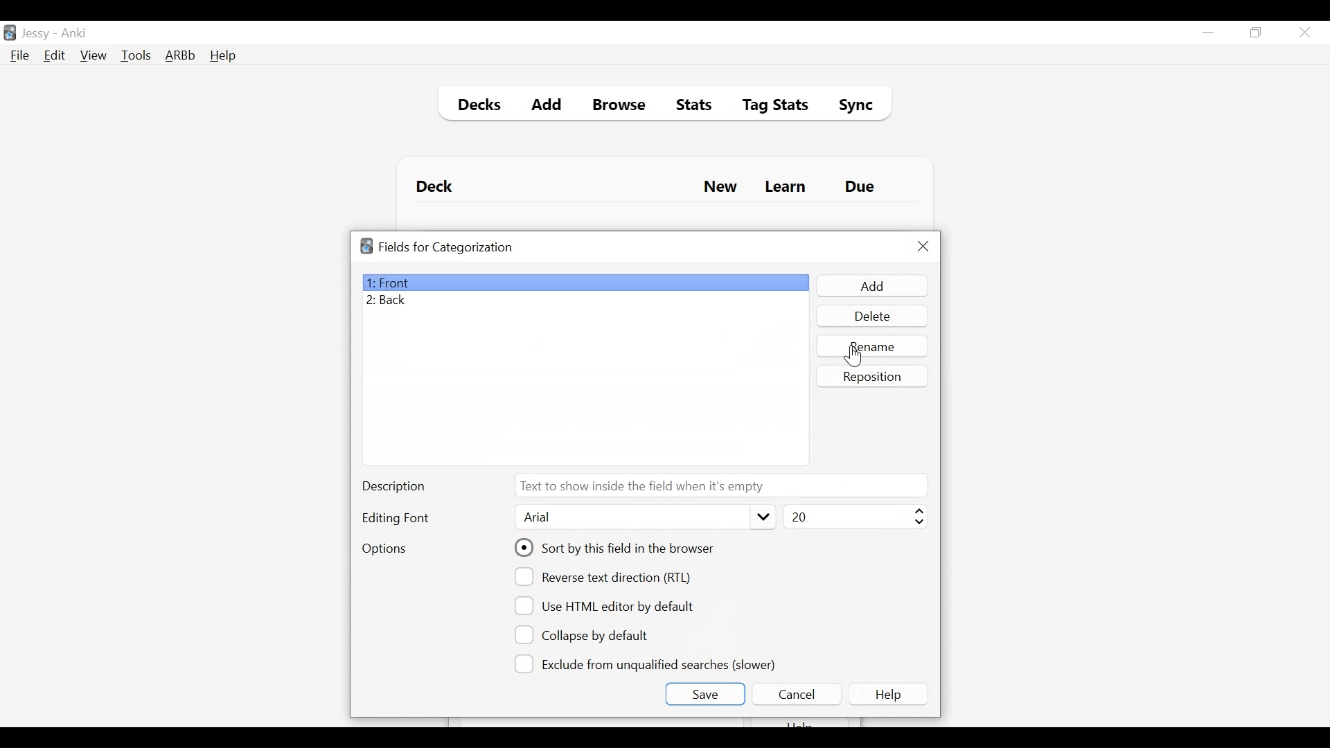  Describe the element at coordinates (609, 577) in the screenshot. I see `(un)select RTL` at that location.